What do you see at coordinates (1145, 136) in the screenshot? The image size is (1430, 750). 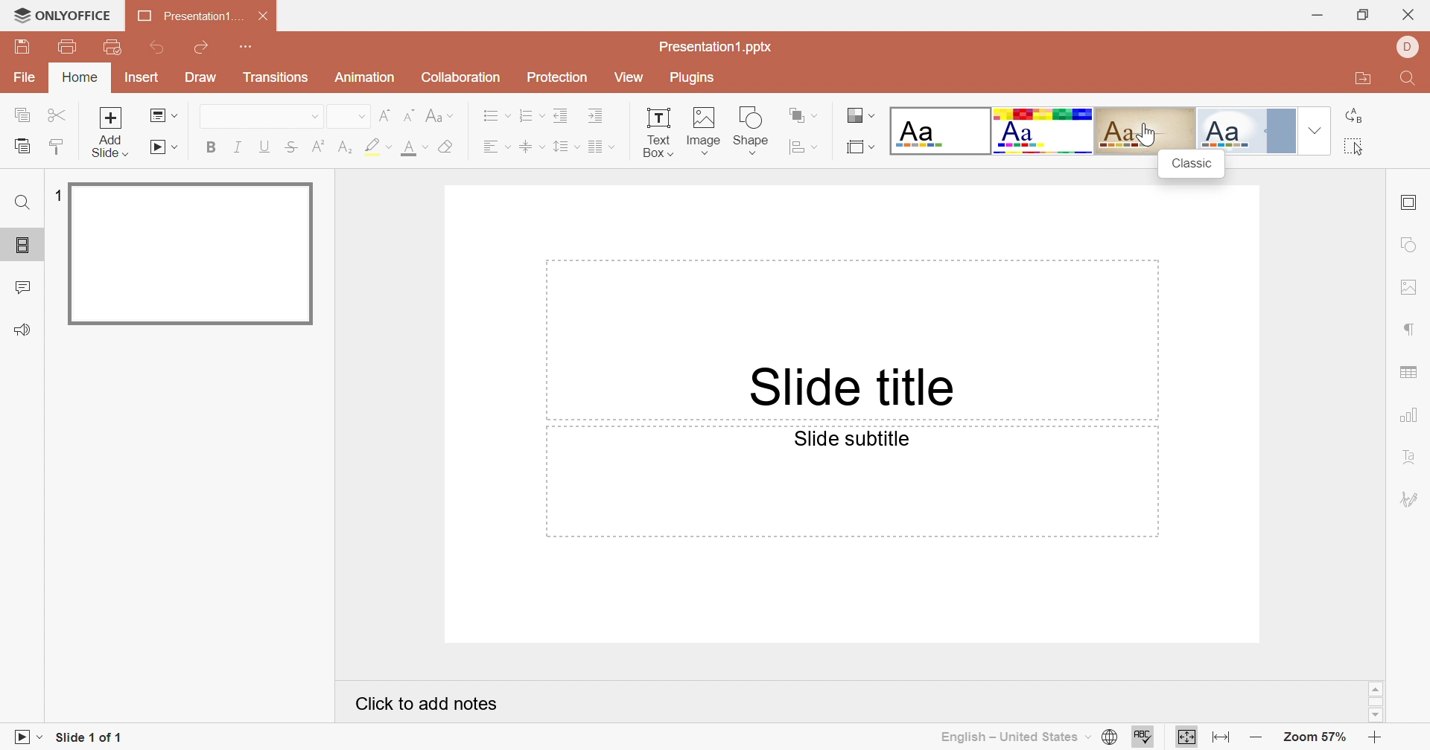 I see `cursor` at bounding box center [1145, 136].